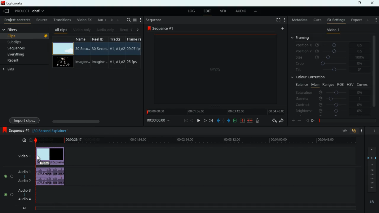 Image resolution: width=379 pixels, height=213 pixels. I want to click on tracks, so click(116, 52).